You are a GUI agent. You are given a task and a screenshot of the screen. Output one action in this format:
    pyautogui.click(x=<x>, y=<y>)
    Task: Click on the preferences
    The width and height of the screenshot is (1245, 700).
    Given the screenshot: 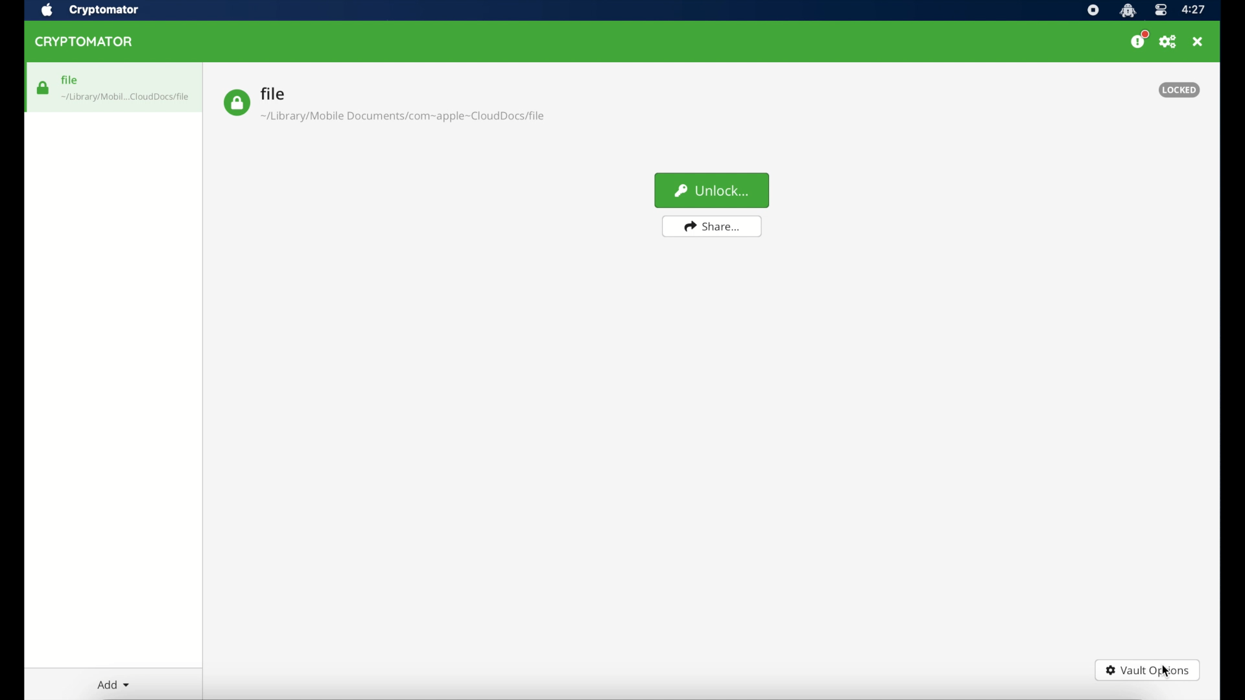 What is the action you would take?
    pyautogui.click(x=1168, y=42)
    